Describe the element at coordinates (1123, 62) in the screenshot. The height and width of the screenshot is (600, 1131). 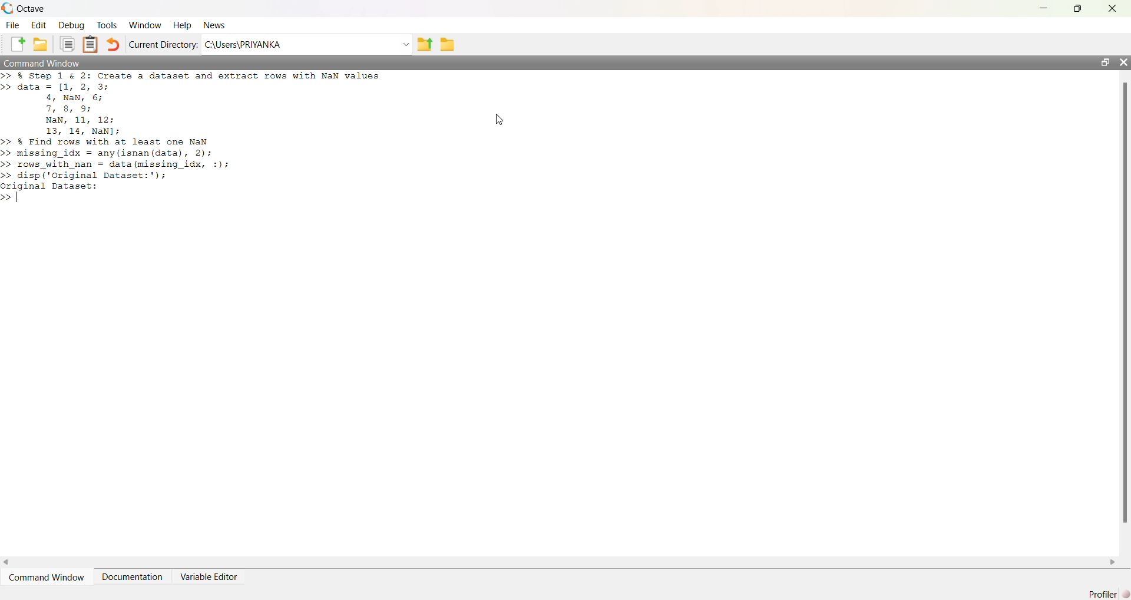
I see `close` at that location.